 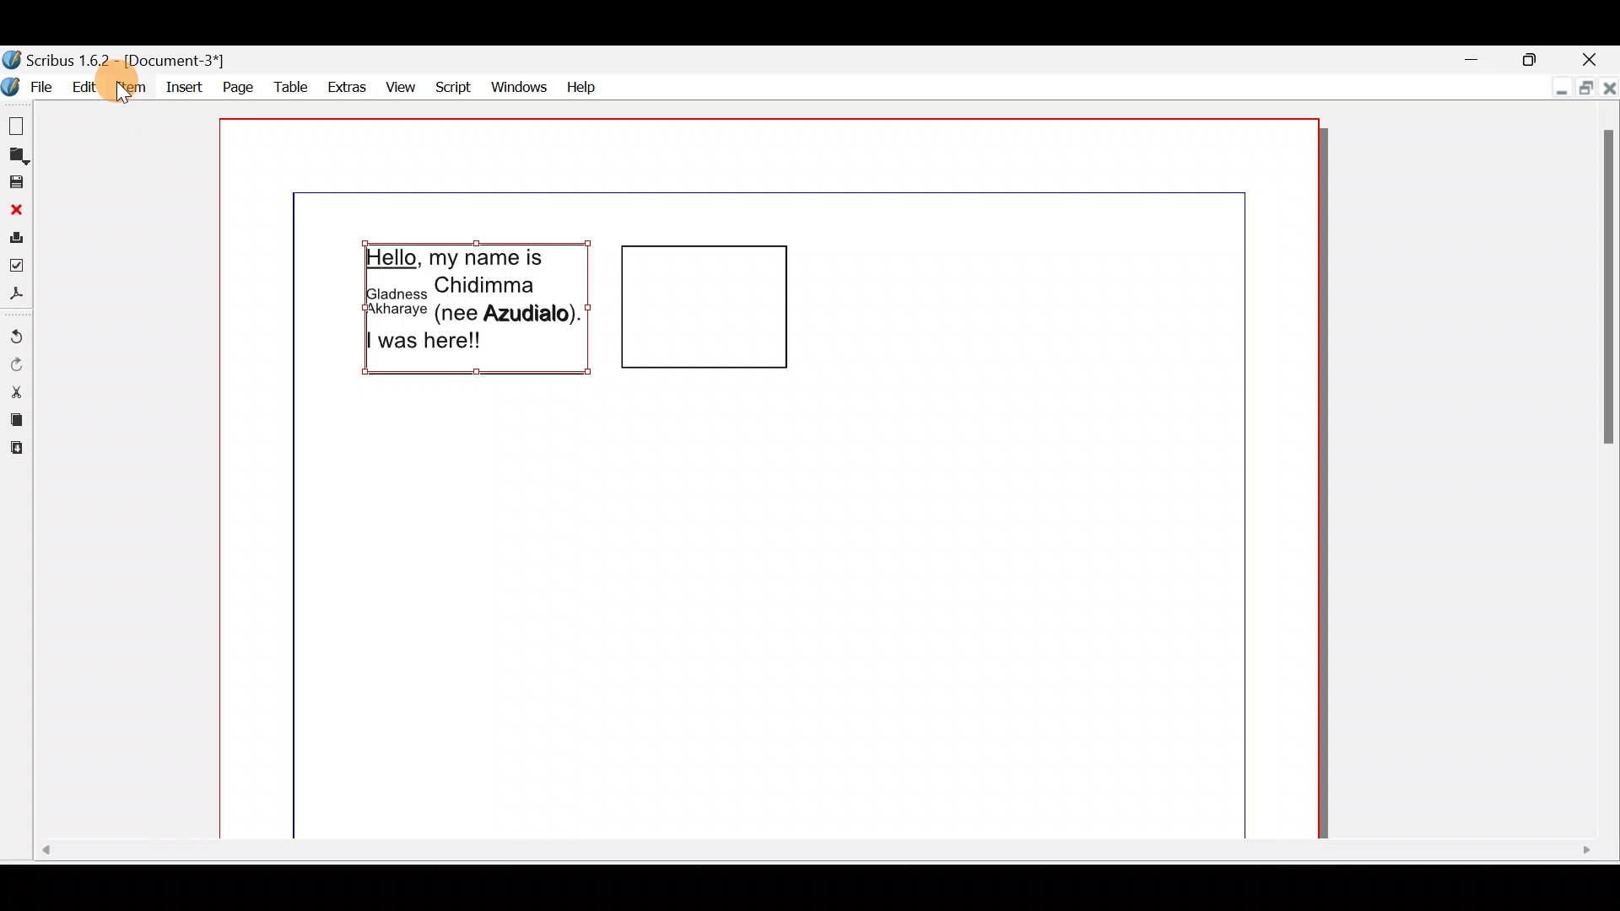 What do you see at coordinates (520, 85) in the screenshot?
I see `Windows` at bounding box center [520, 85].